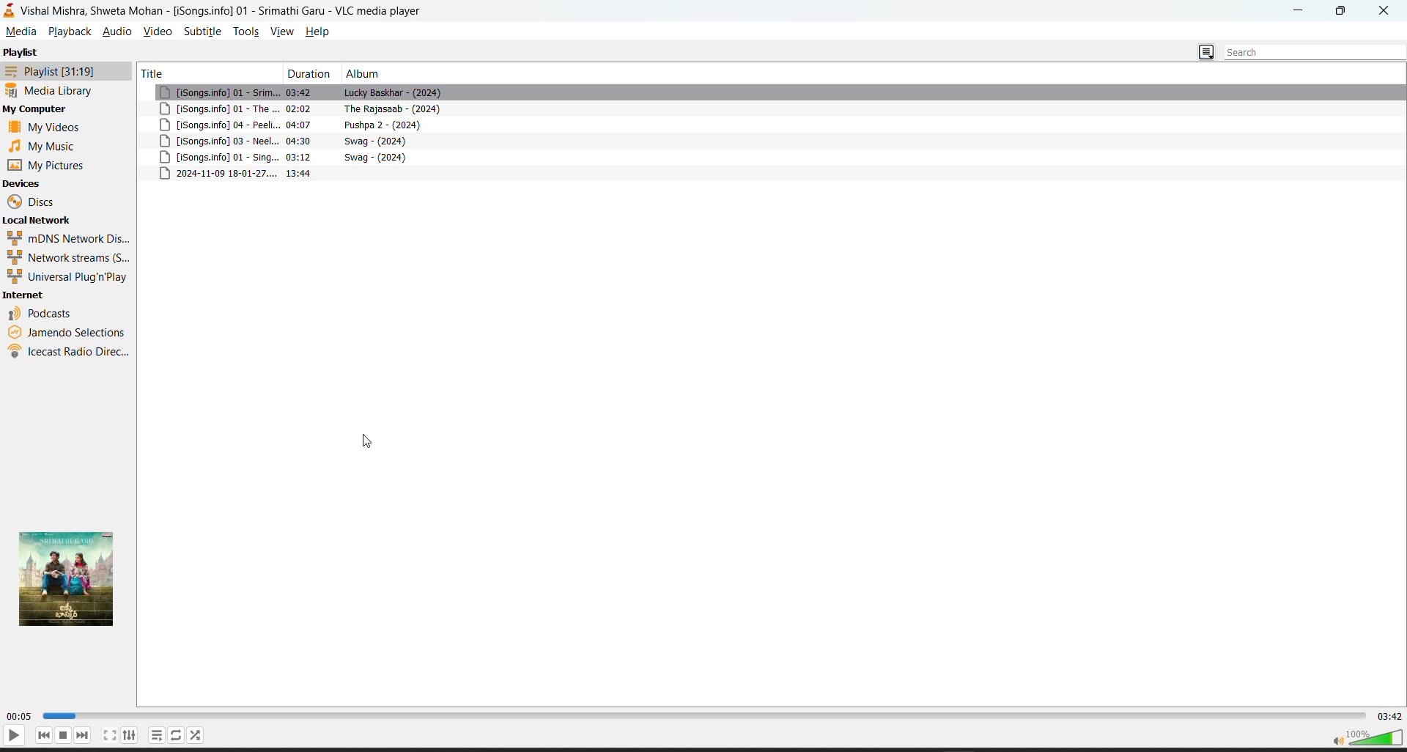  I want to click on swag-2024, so click(383, 160).